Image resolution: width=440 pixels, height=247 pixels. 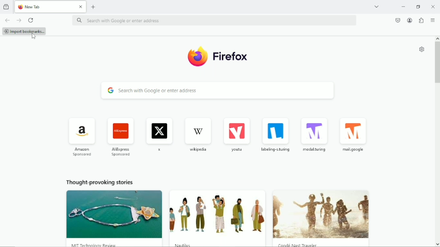 What do you see at coordinates (217, 218) in the screenshot?
I see `Thought provoking story` at bounding box center [217, 218].